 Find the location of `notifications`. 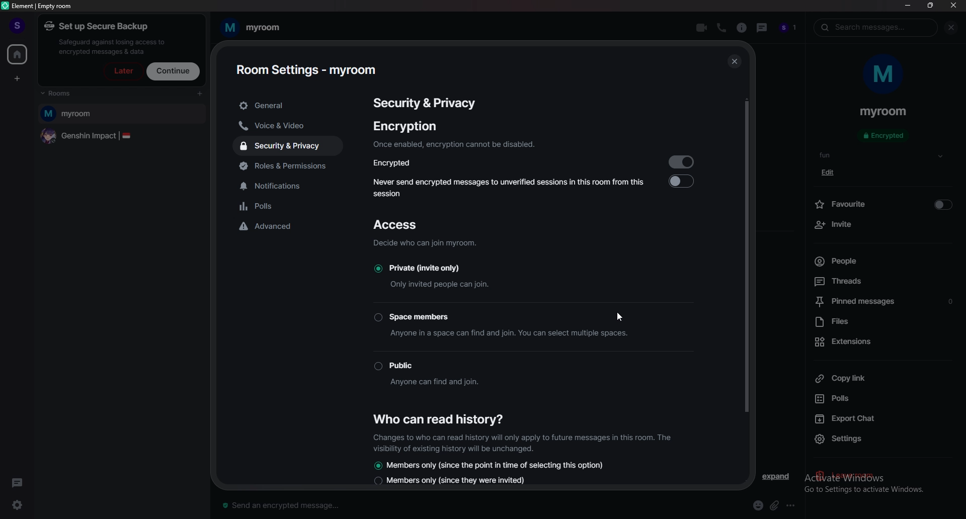

notifications is located at coordinates (289, 186).